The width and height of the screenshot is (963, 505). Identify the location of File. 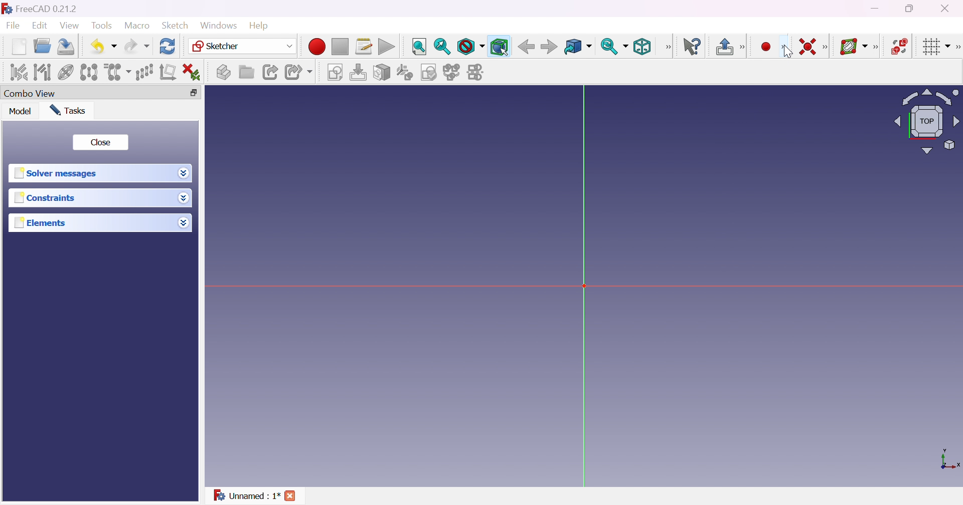
(13, 25).